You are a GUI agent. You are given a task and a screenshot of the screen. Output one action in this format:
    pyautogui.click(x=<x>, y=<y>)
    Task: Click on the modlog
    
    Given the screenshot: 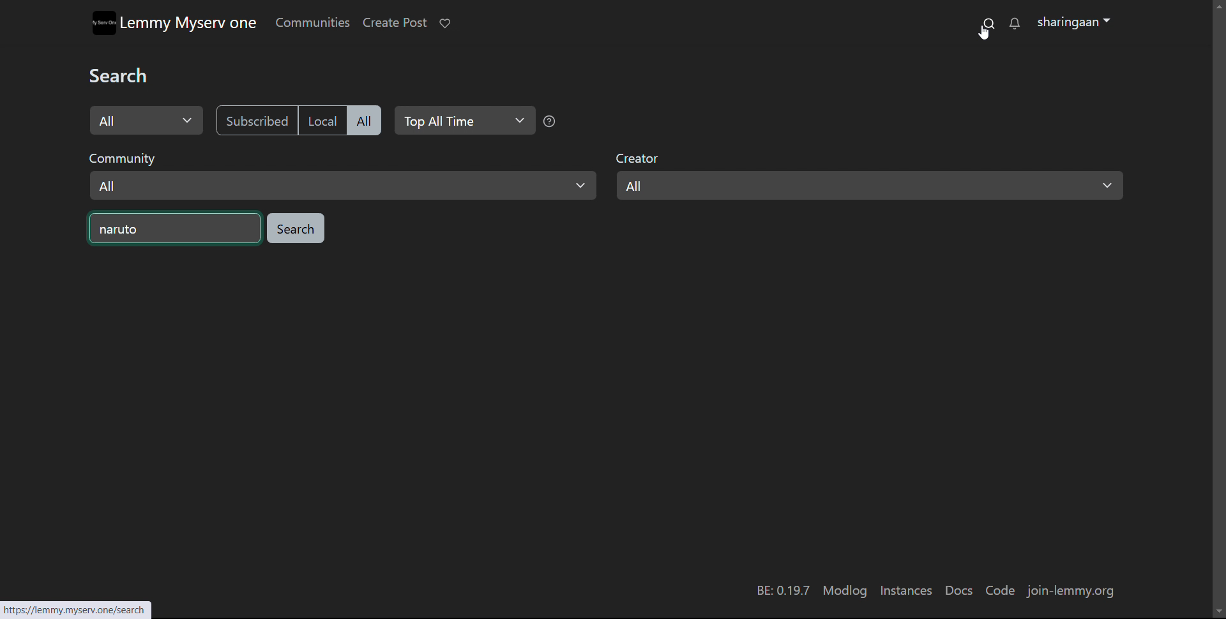 What is the action you would take?
    pyautogui.click(x=844, y=591)
    